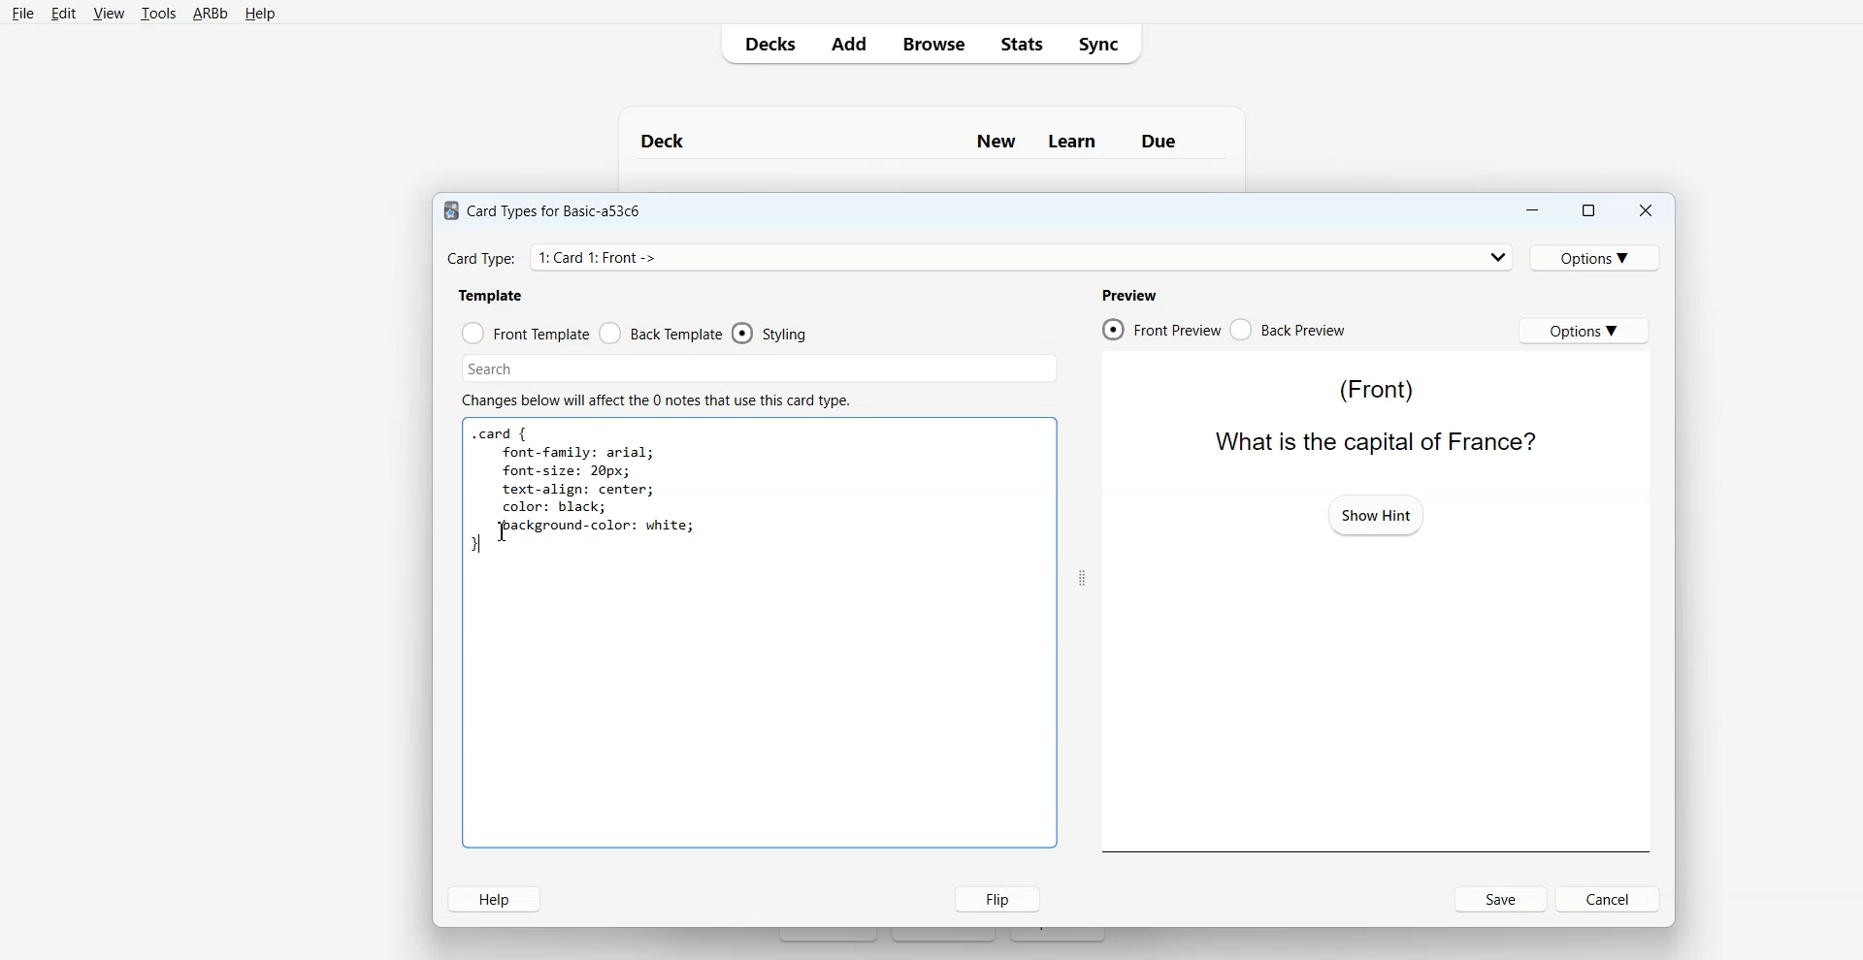 The width and height of the screenshot is (1863, 960). What do you see at coordinates (109, 14) in the screenshot?
I see `View` at bounding box center [109, 14].